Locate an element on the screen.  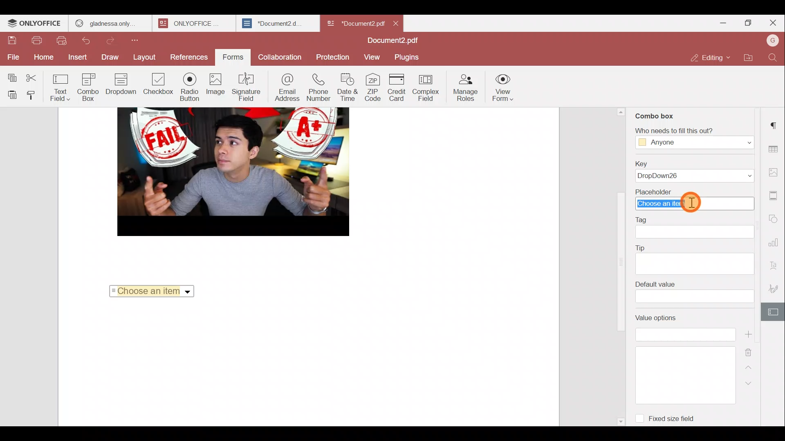
Undo is located at coordinates (88, 40).